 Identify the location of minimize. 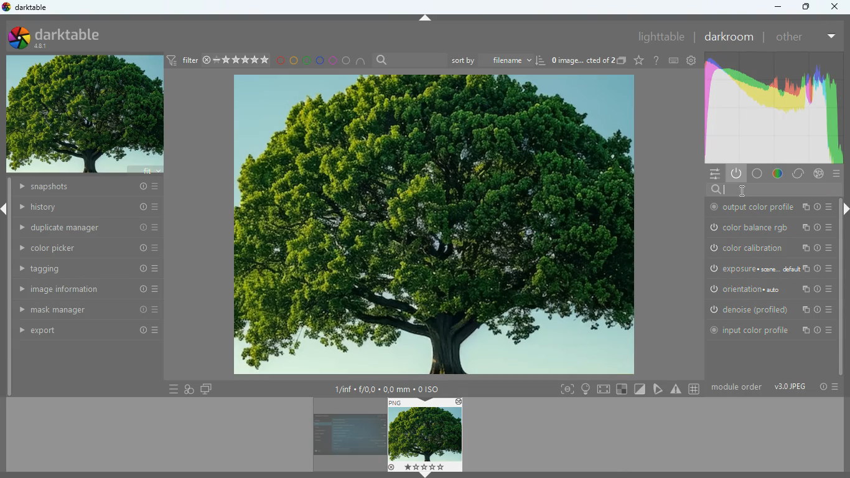
(776, 6).